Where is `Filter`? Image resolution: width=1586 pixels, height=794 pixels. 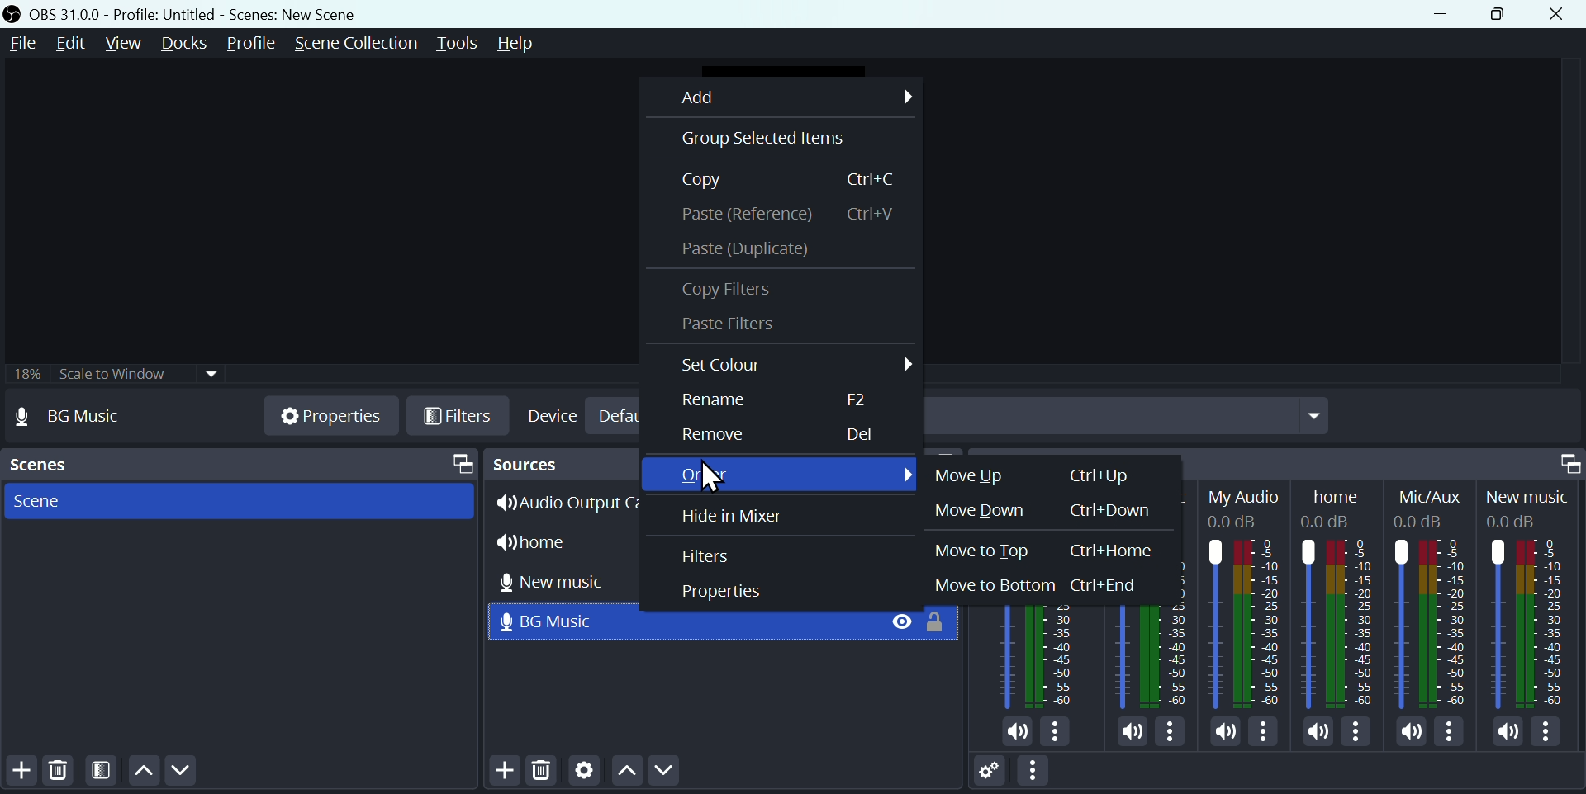 Filter is located at coordinates (457, 415).